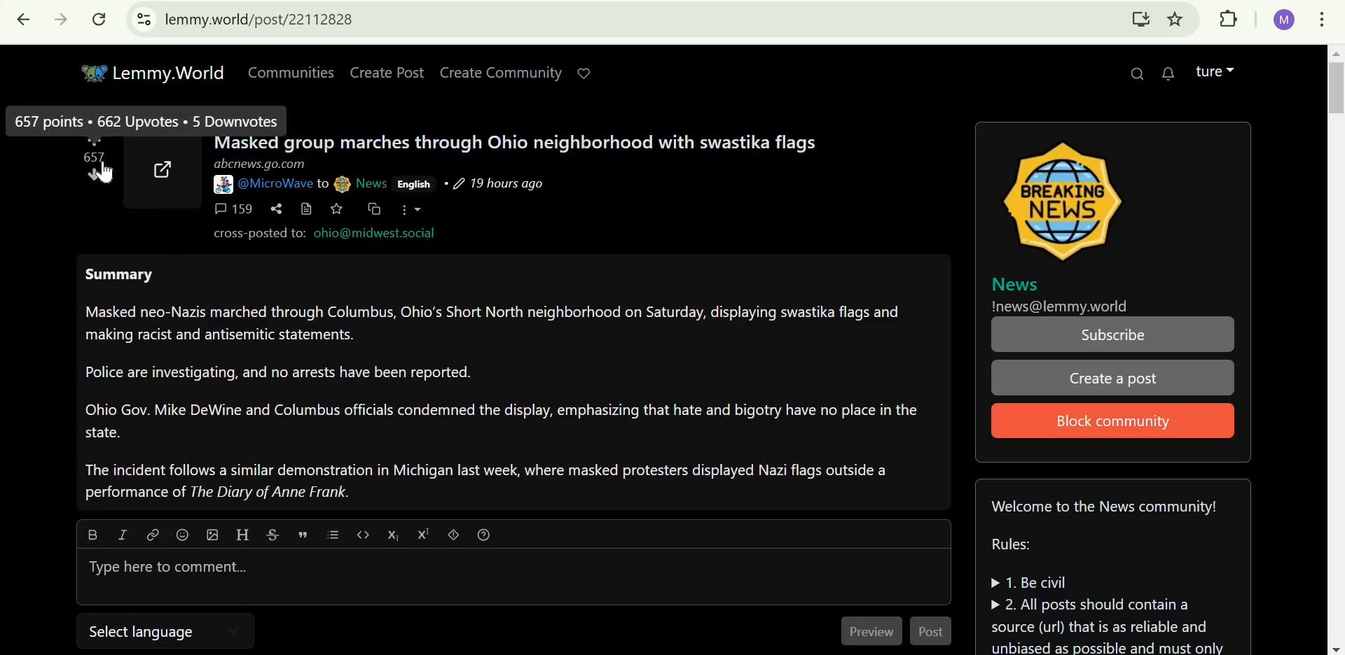  Describe the element at coordinates (338, 209) in the screenshot. I see `save` at that location.